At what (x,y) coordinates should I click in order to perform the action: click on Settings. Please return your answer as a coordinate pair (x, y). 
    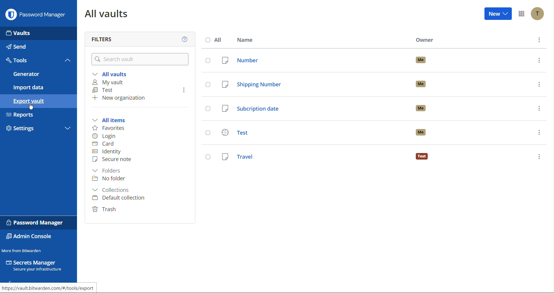
    Looking at the image, I should click on (40, 128).